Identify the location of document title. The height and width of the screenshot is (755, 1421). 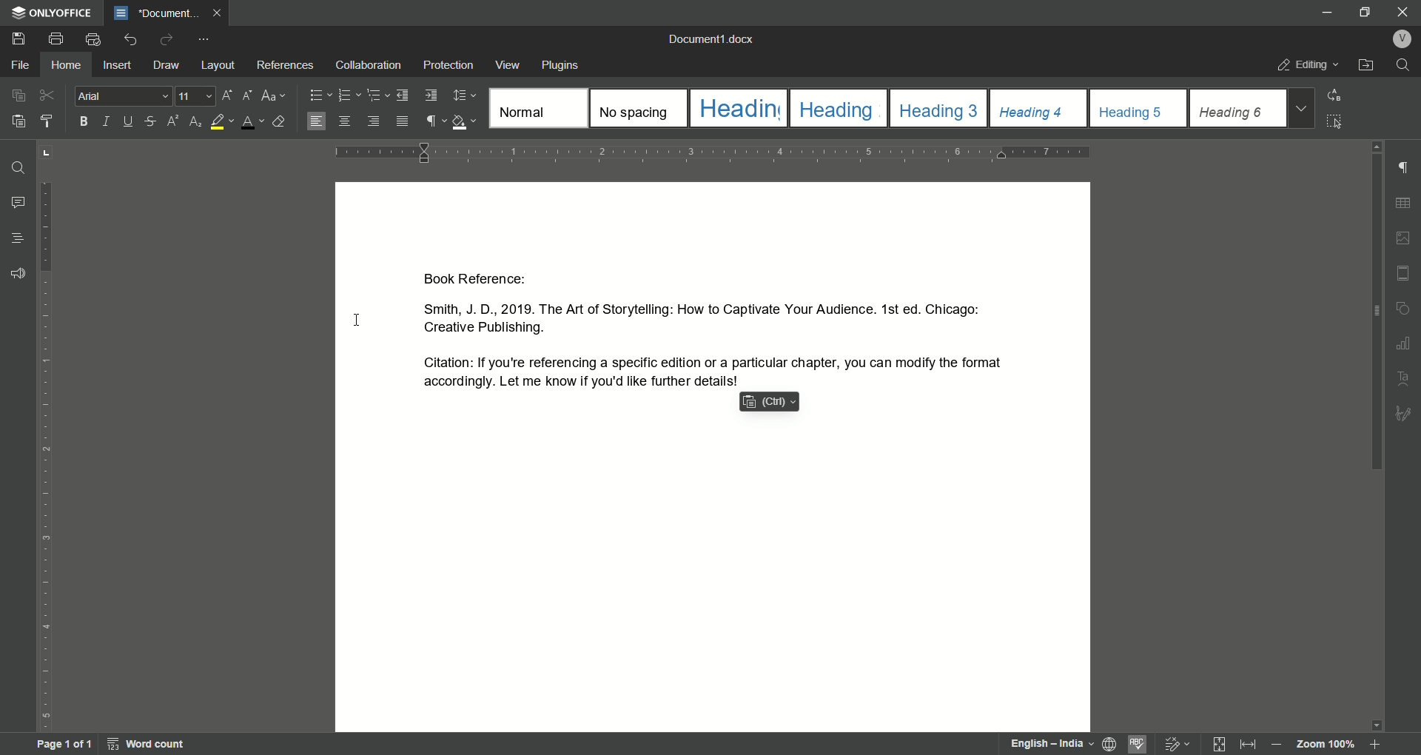
(156, 12).